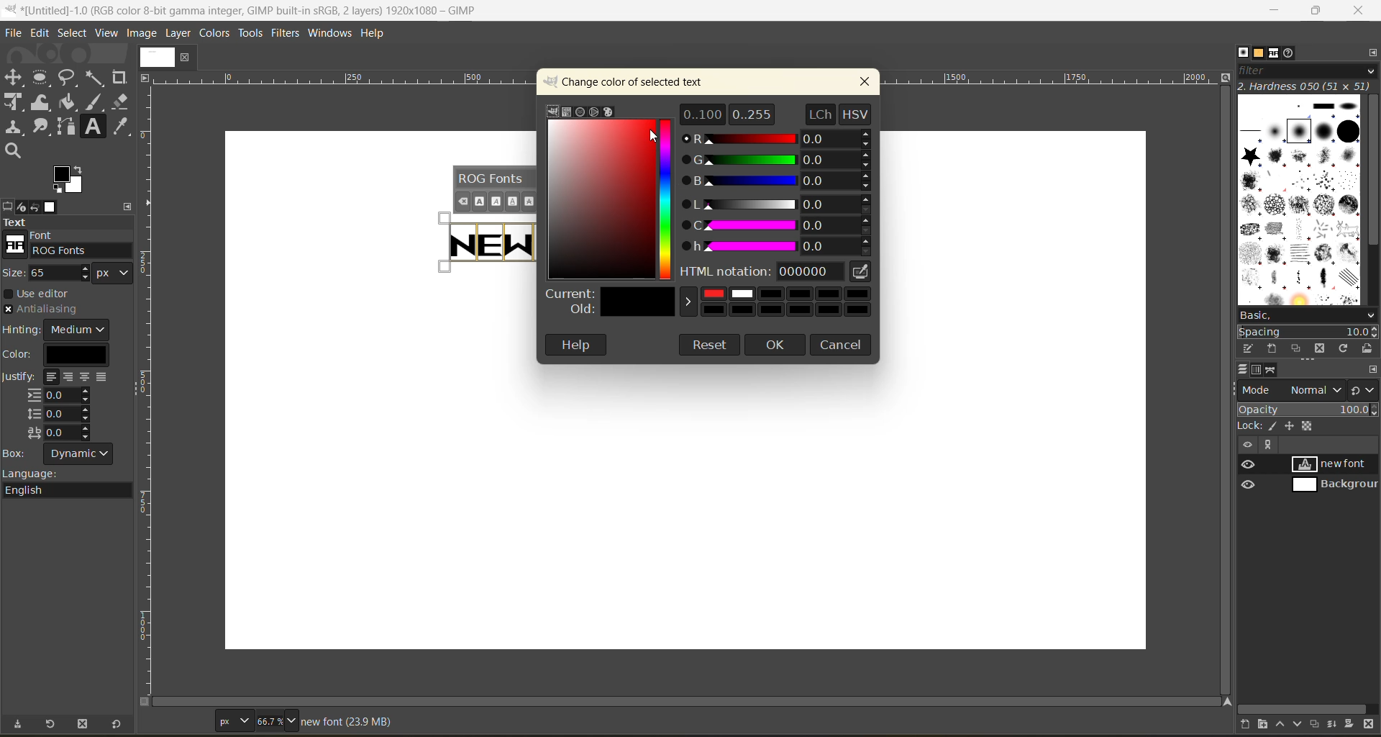  I want to click on create a new layer, so click(1248, 723).